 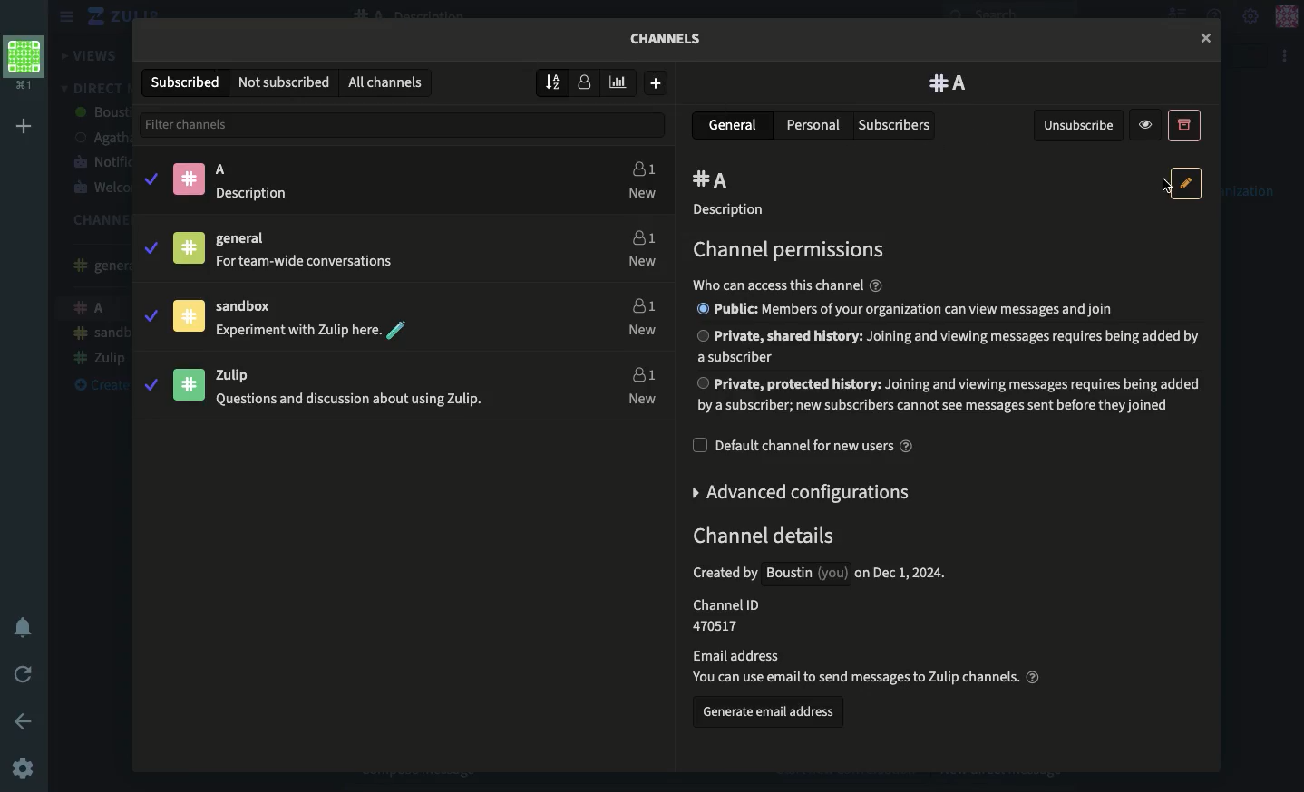 What do you see at coordinates (197, 245) in the screenshot?
I see `Pinned` at bounding box center [197, 245].